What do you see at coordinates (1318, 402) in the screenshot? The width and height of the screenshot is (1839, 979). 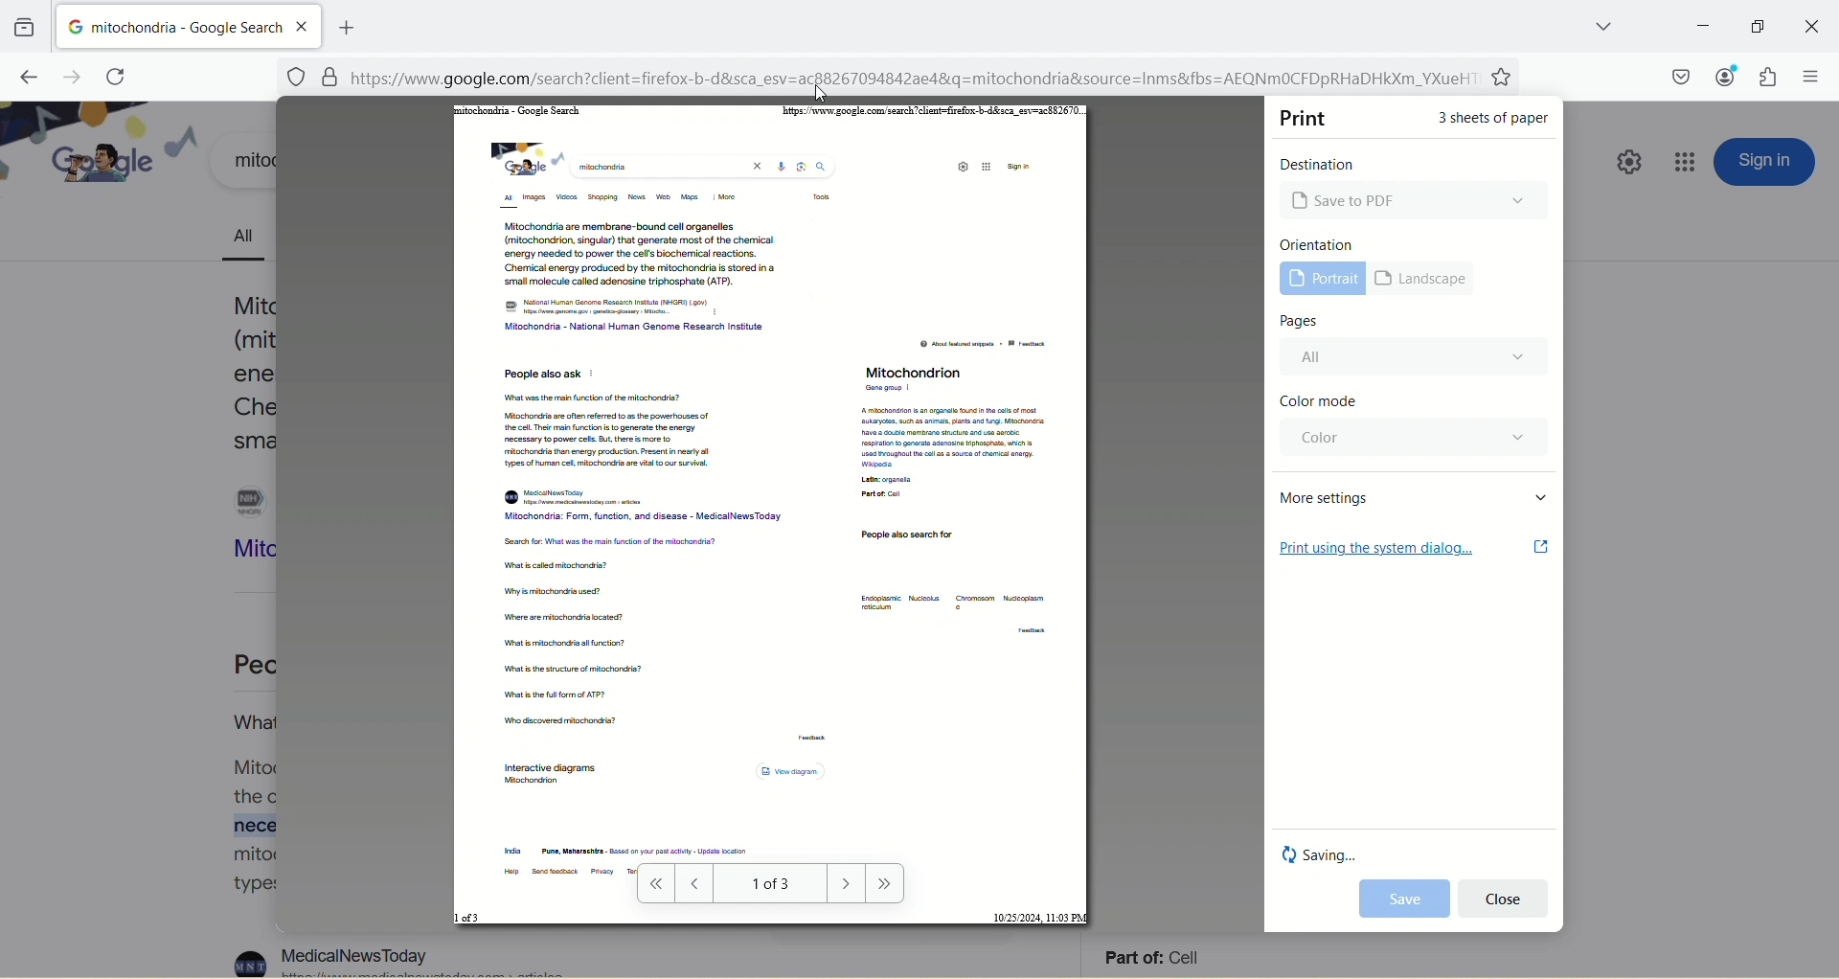 I see `color mode` at bounding box center [1318, 402].